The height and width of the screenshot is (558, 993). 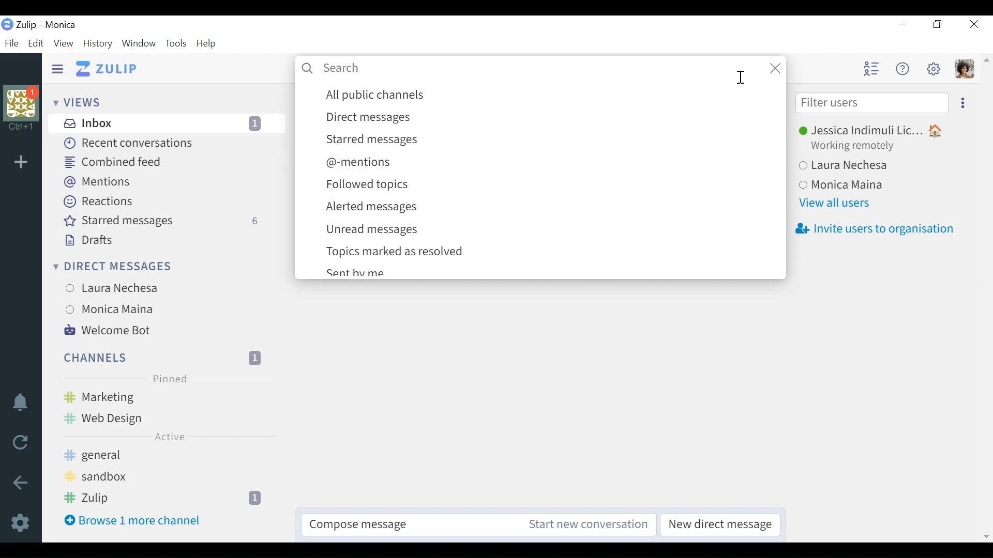 I want to click on organisation photo, so click(x=21, y=102).